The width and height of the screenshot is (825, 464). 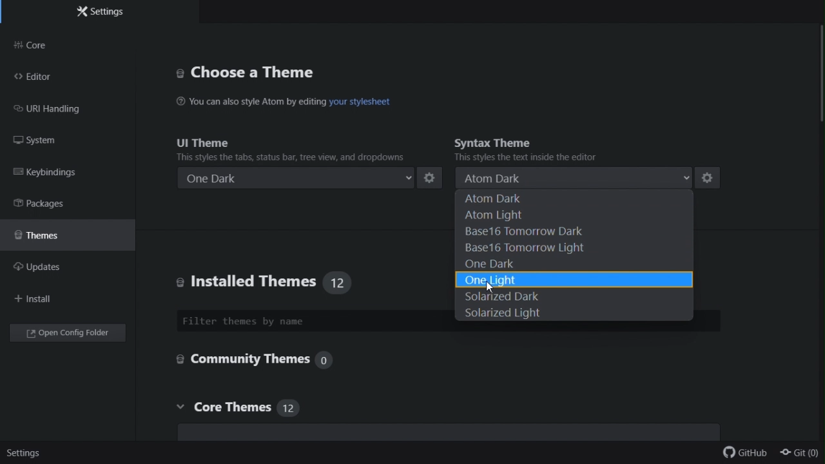 I want to click on github, so click(x=742, y=452).